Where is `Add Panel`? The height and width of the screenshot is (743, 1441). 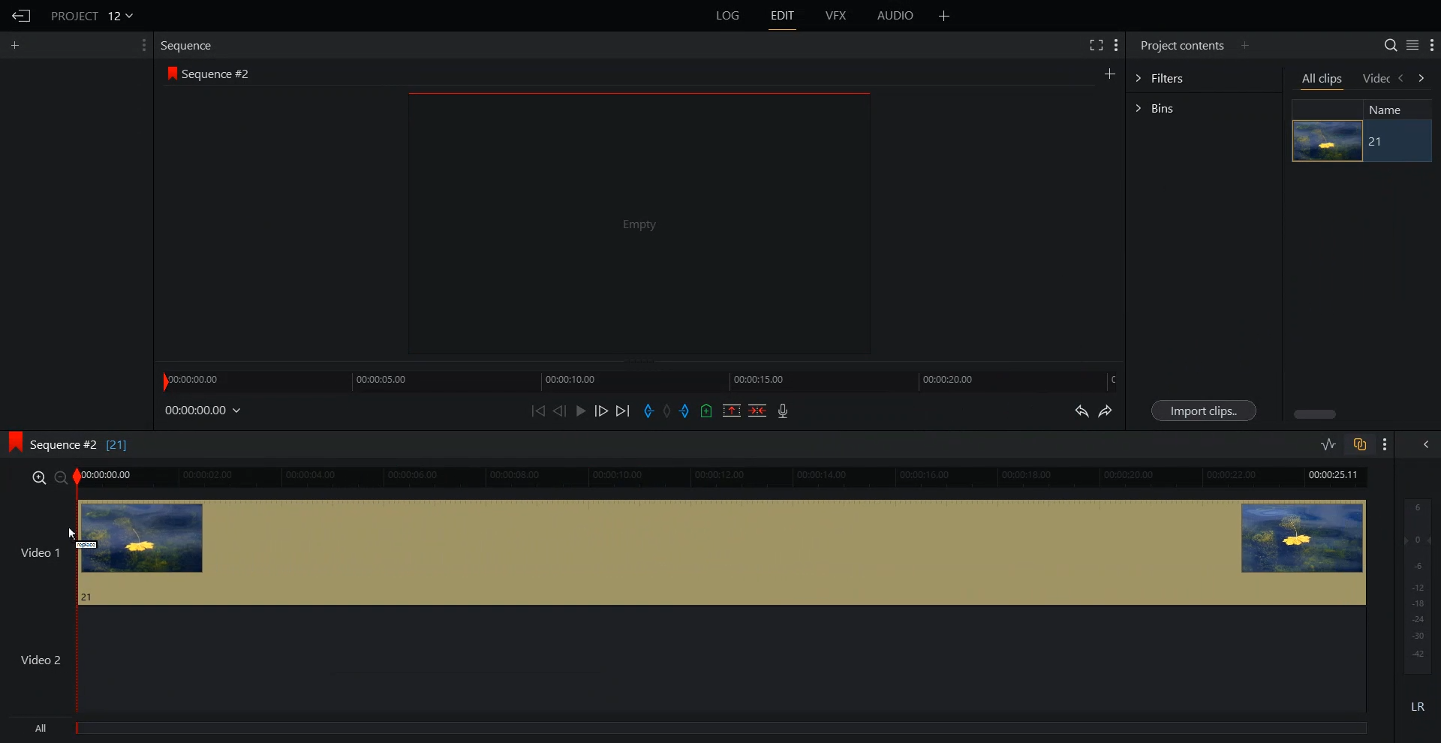 Add Panel is located at coordinates (15, 45).